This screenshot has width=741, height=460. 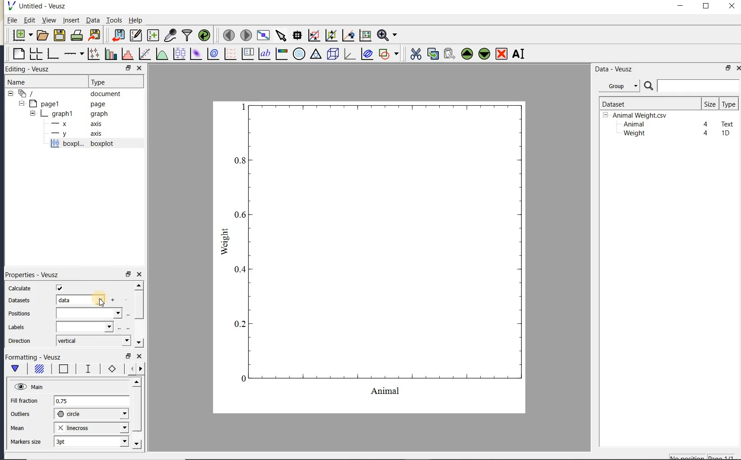 What do you see at coordinates (128, 274) in the screenshot?
I see `restore` at bounding box center [128, 274].